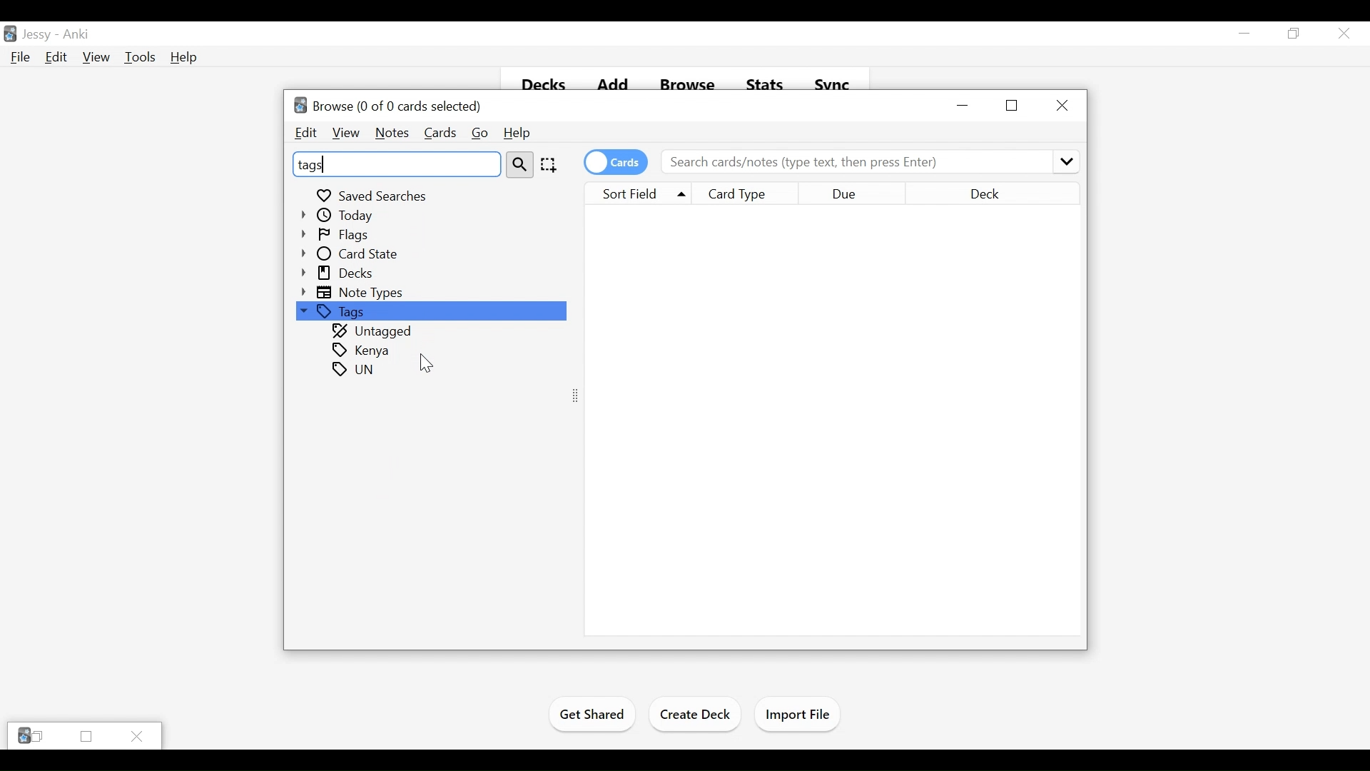 The width and height of the screenshot is (1370, 771). What do you see at coordinates (36, 36) in the screenshot?
I see `User Profile` at bounding box center [36, 36].